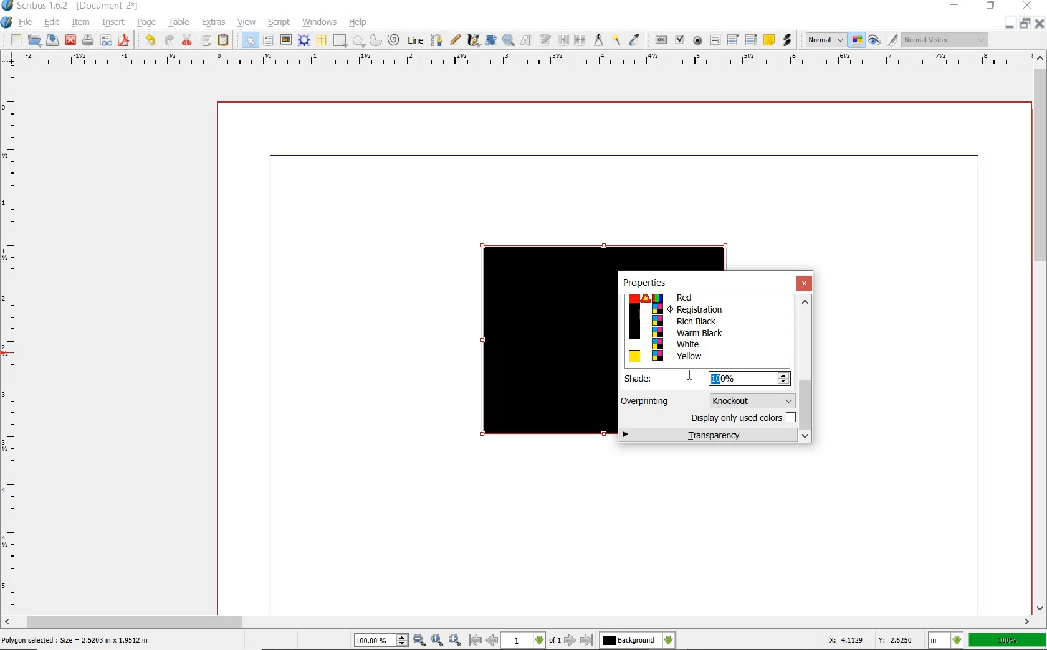  What do you see at coordinates (16, 40) in the screenshot?
I see `new` at bounding box center [16, 40].